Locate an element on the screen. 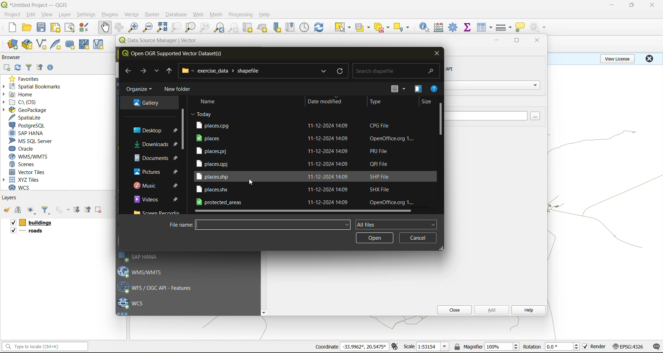 The width and height of the screenshot is (663, 353). layers is located at coordinates (10, 197).